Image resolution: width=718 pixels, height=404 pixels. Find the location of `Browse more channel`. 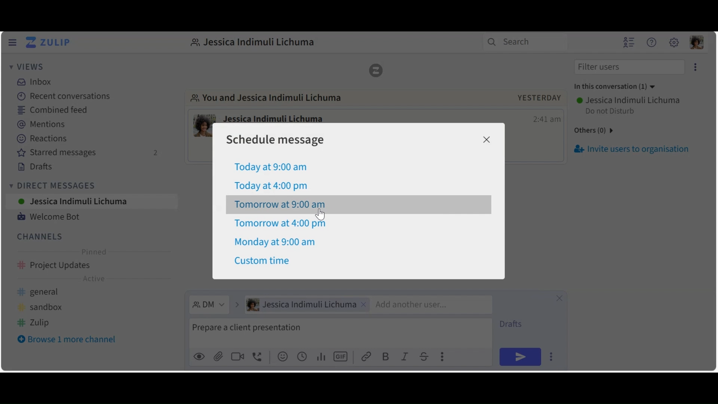

Browse more channel is located at coordinates (72, 340).